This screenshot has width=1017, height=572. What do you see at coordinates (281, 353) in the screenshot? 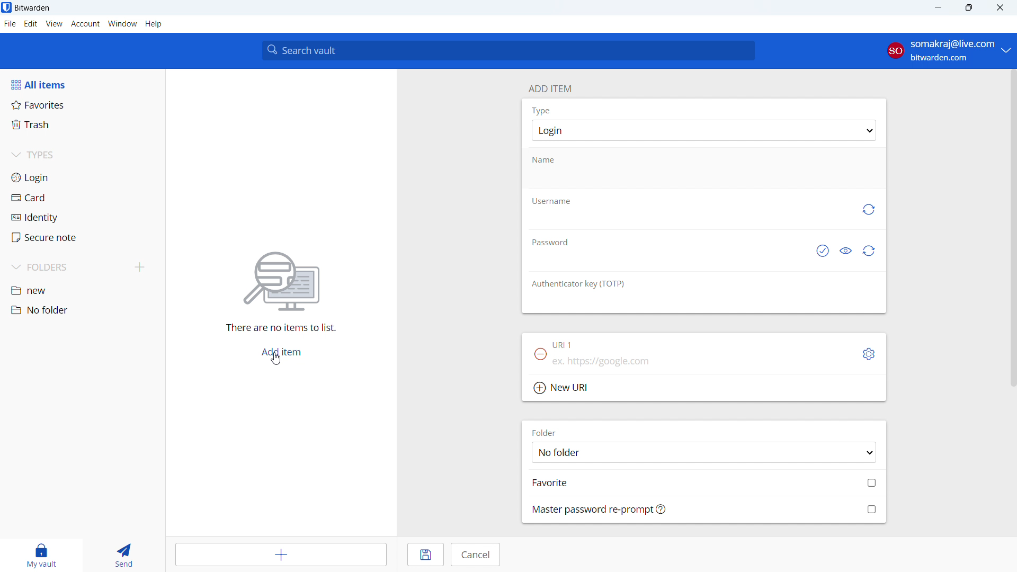
I see `add item` at bounding box center [281, 353].